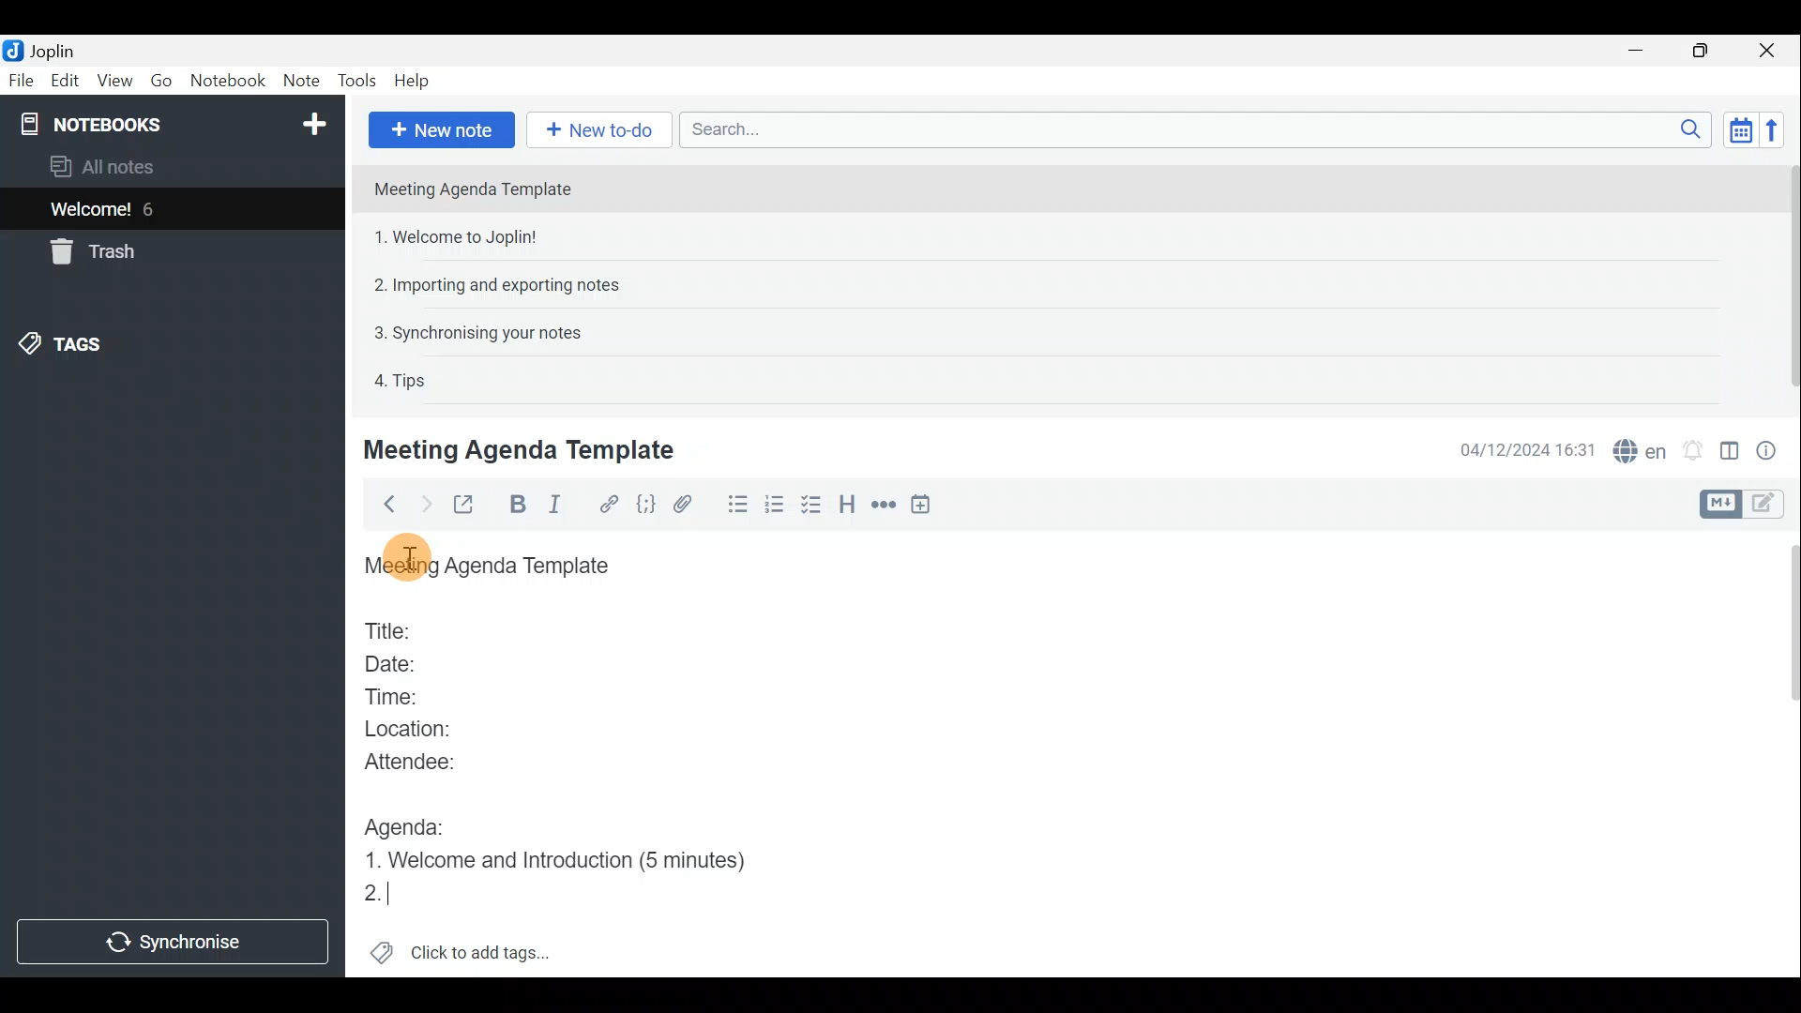  I want to click on New to-do, so click(595, 129).